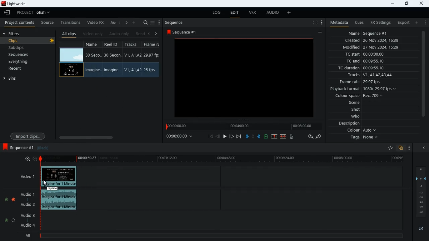 This screenshot has width=429, height=241. What do you see at coordinates (244, 77) in the screenshot?
I see `screen` at bounding box center [244, 77].